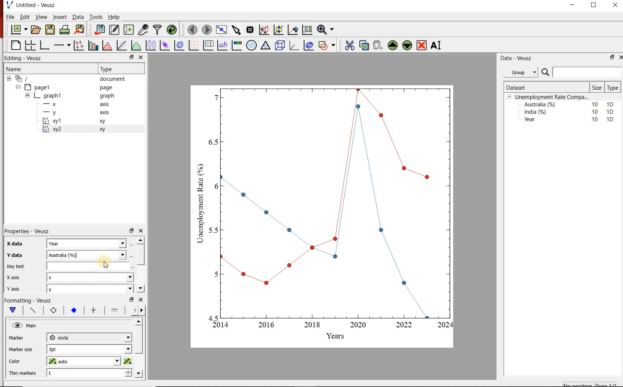  I want to click on collapse, so click(18, 87).